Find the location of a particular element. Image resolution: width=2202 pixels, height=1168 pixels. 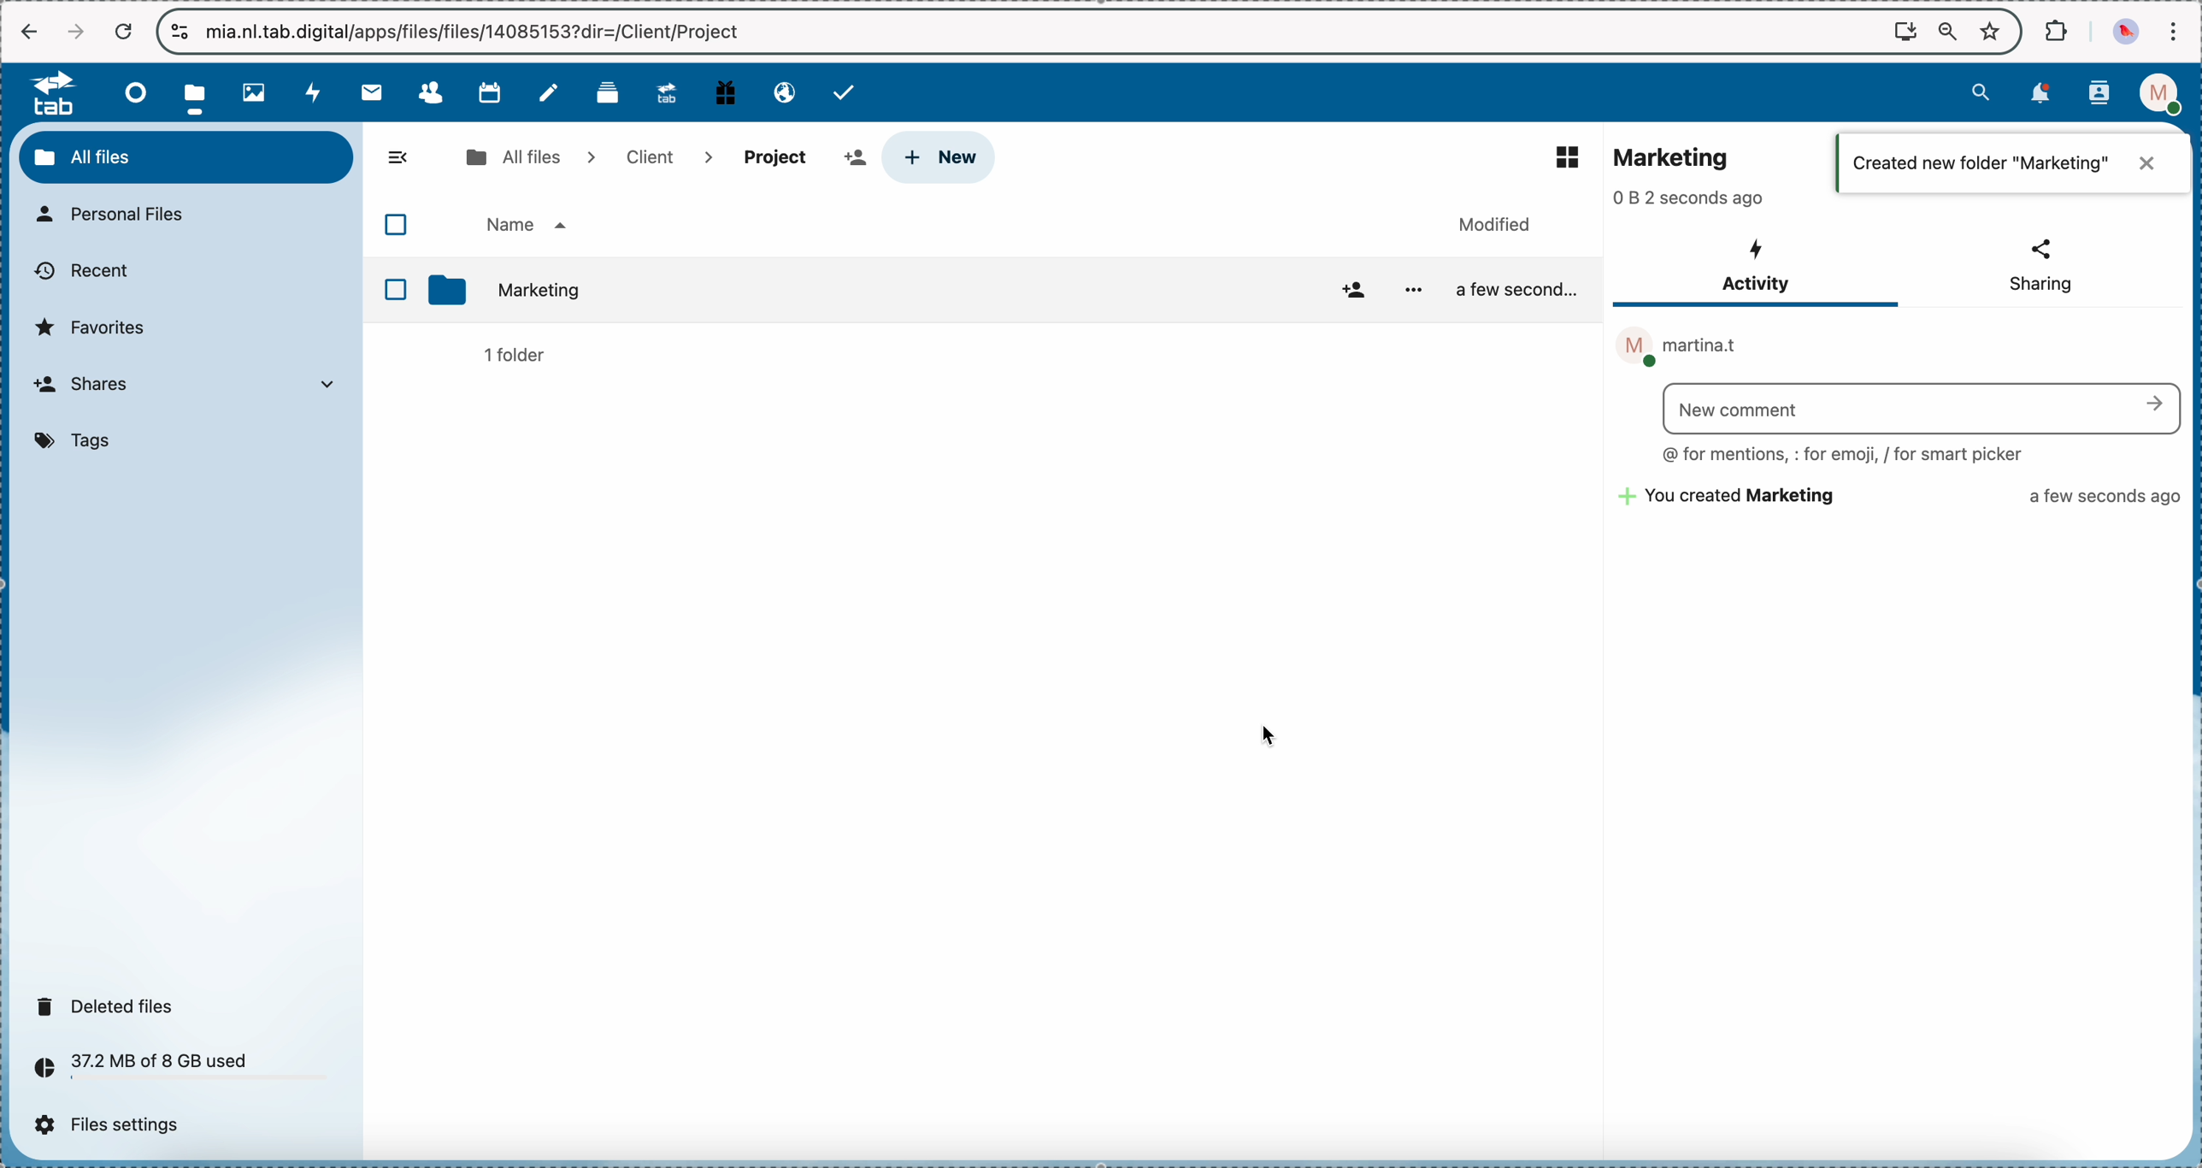

customize and control Google Chrome is located at coordinates (2172, 31).